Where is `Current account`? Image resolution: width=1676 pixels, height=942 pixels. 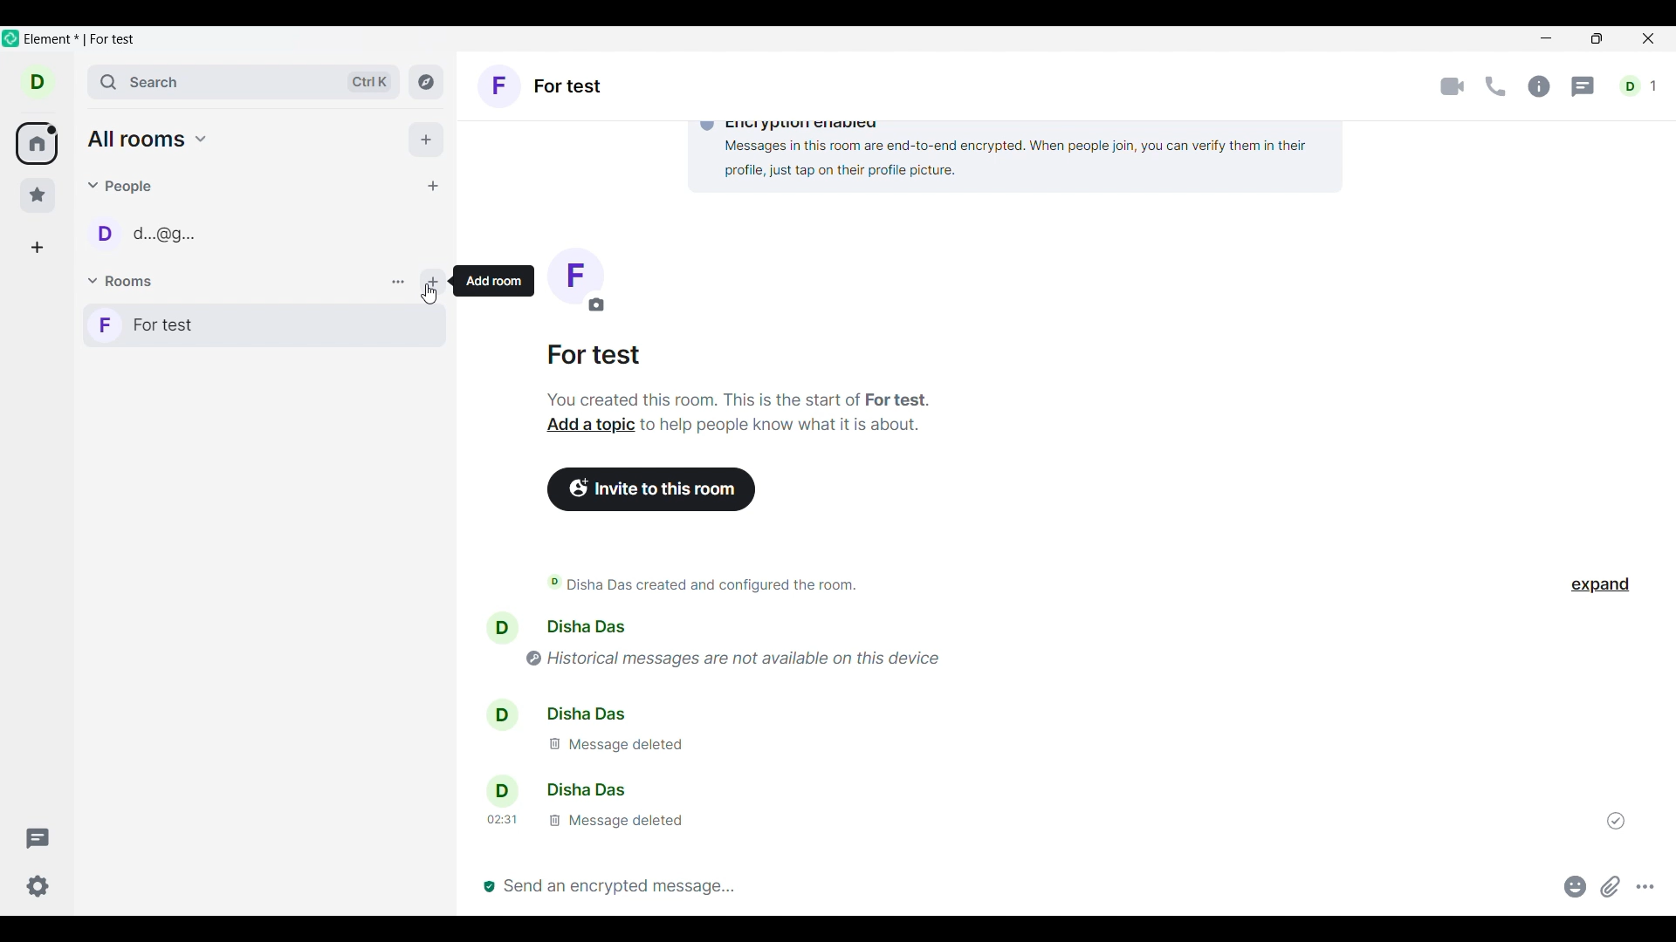
Current account is located at coordinates (38, 82).